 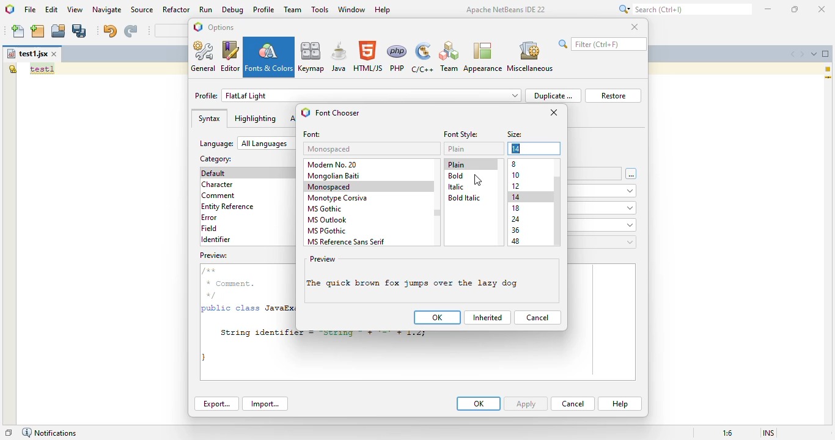 What do you see at coordinates (558, 211) in the screenshot?
I see `vertical scroll bar` at bounding box center [558, 211].